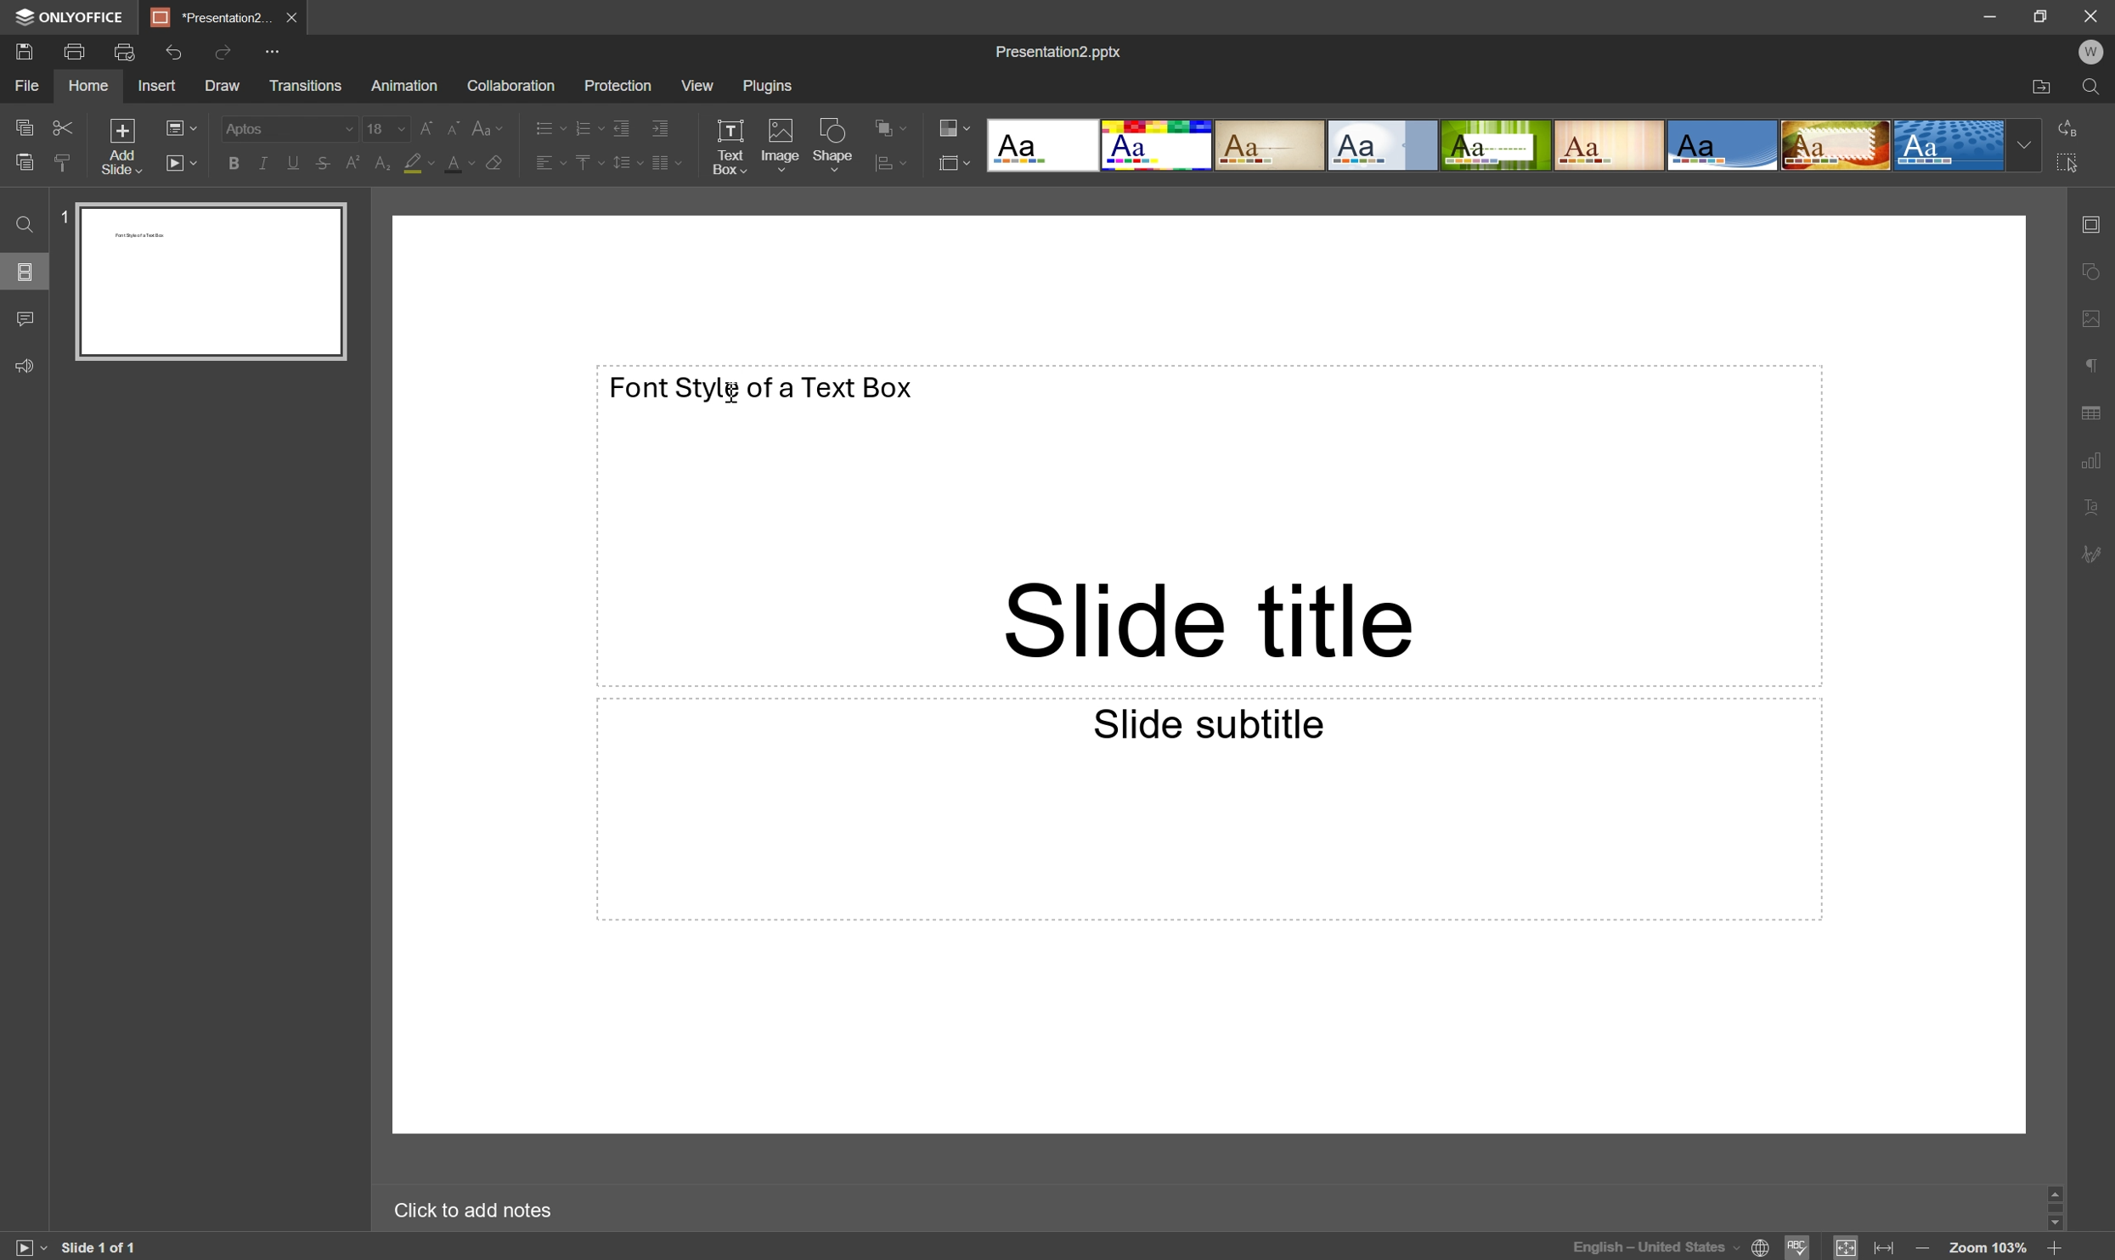 Image resolution: width=2115 pixels, height=1260 pixels. What do you see at coordinates (620, 123) in the screenshot?
I see `Decrease indent` at bounding box center [620, 123].